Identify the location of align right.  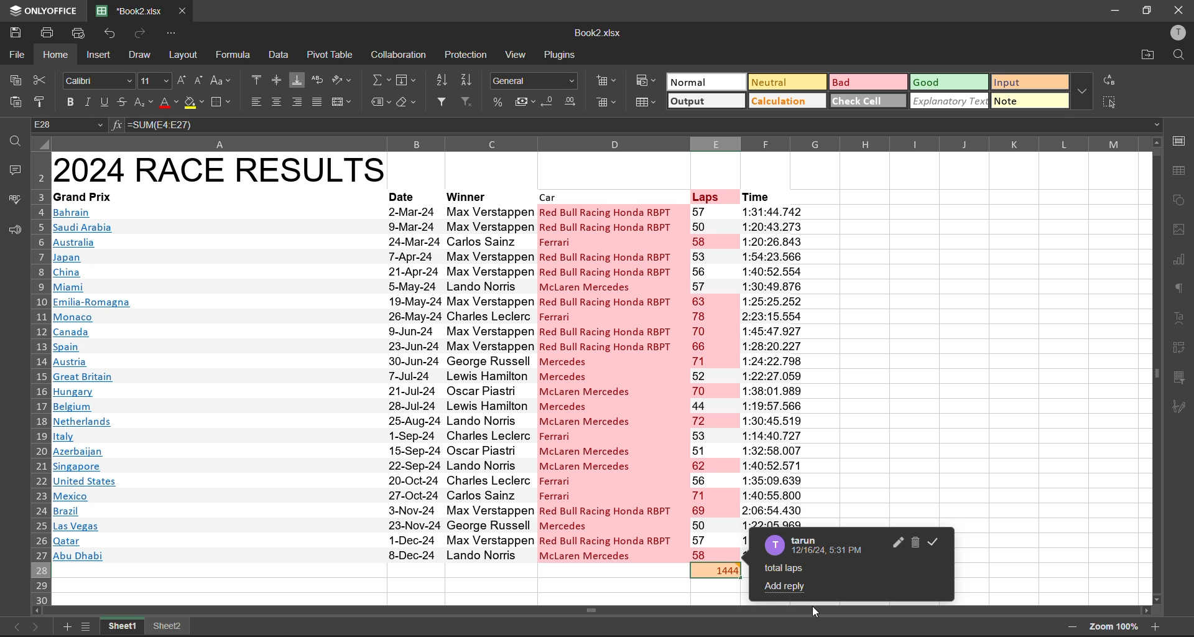
(299, 103).